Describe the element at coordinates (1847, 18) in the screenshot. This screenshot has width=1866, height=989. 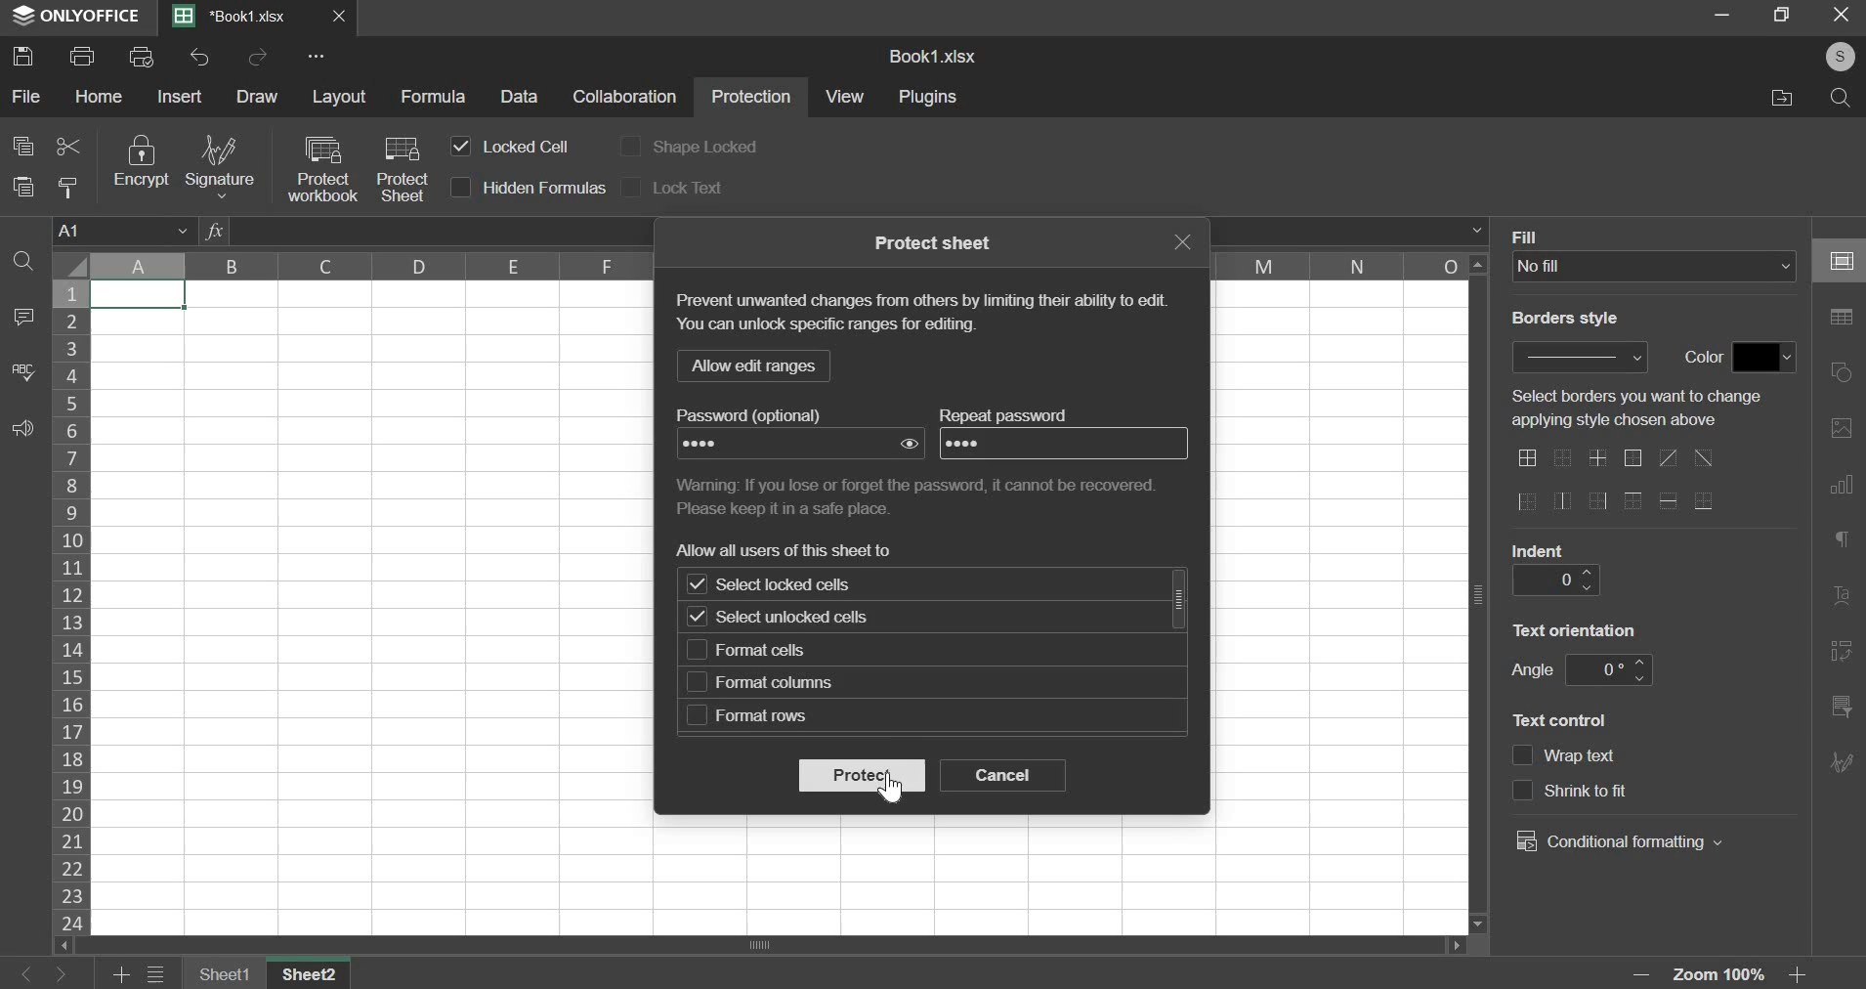
I see `Cancel` at that location.